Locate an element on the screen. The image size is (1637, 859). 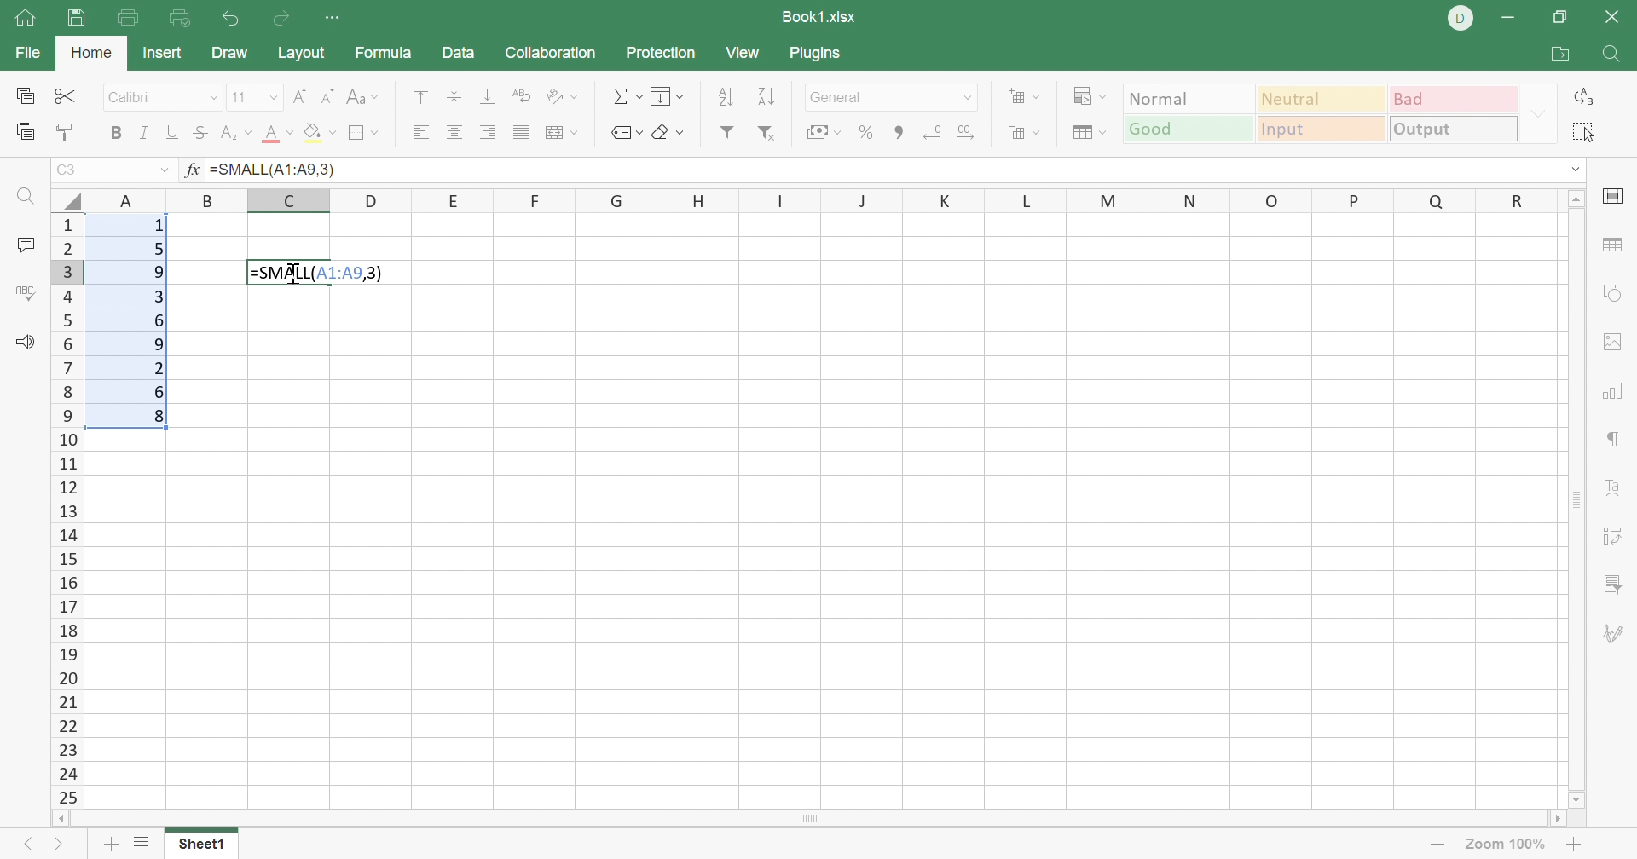
Subscript is located at coordinates (234, 134).